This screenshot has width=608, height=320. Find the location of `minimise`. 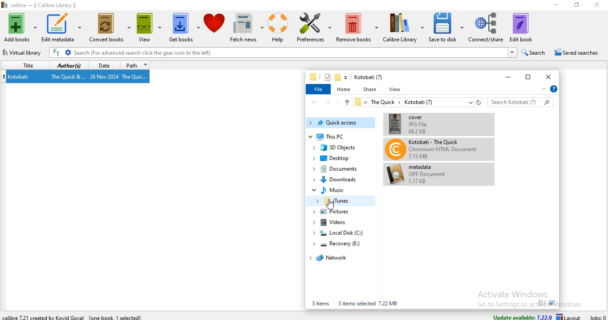

minimise is located at coordinates (505, 78).